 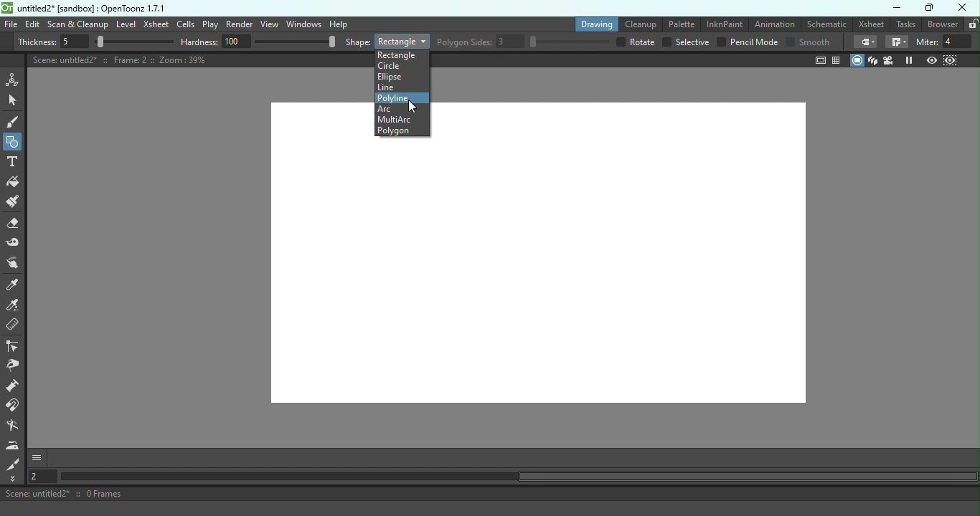 What do you see at coordinates (14, 387) in the screenshot?
I see `Pump tool` at bounding box center [14, 387].